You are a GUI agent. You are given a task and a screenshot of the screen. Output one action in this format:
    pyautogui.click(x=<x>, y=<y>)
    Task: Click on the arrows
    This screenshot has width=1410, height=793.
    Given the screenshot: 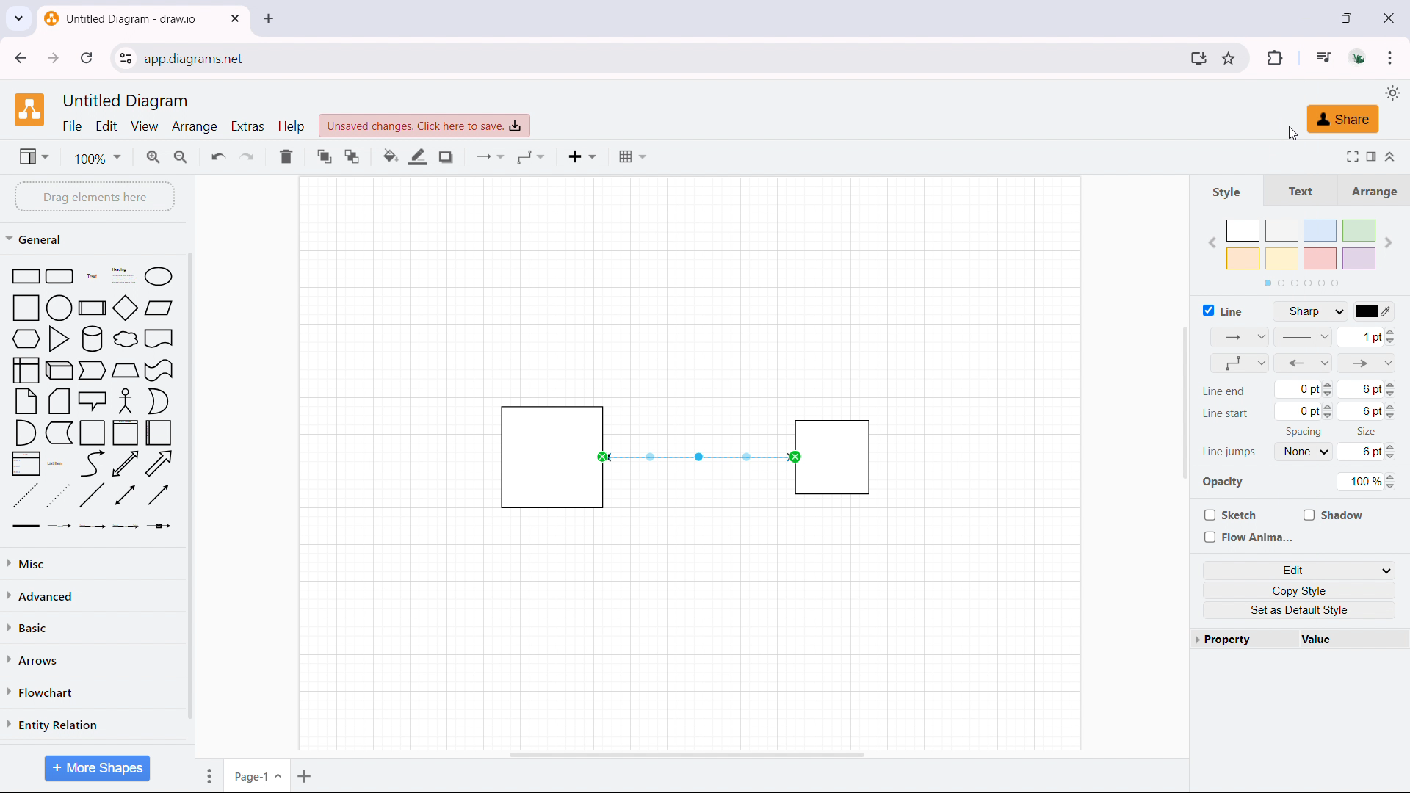 What is the action you would take?
    pyautogui.click(x=92, y=659)
    